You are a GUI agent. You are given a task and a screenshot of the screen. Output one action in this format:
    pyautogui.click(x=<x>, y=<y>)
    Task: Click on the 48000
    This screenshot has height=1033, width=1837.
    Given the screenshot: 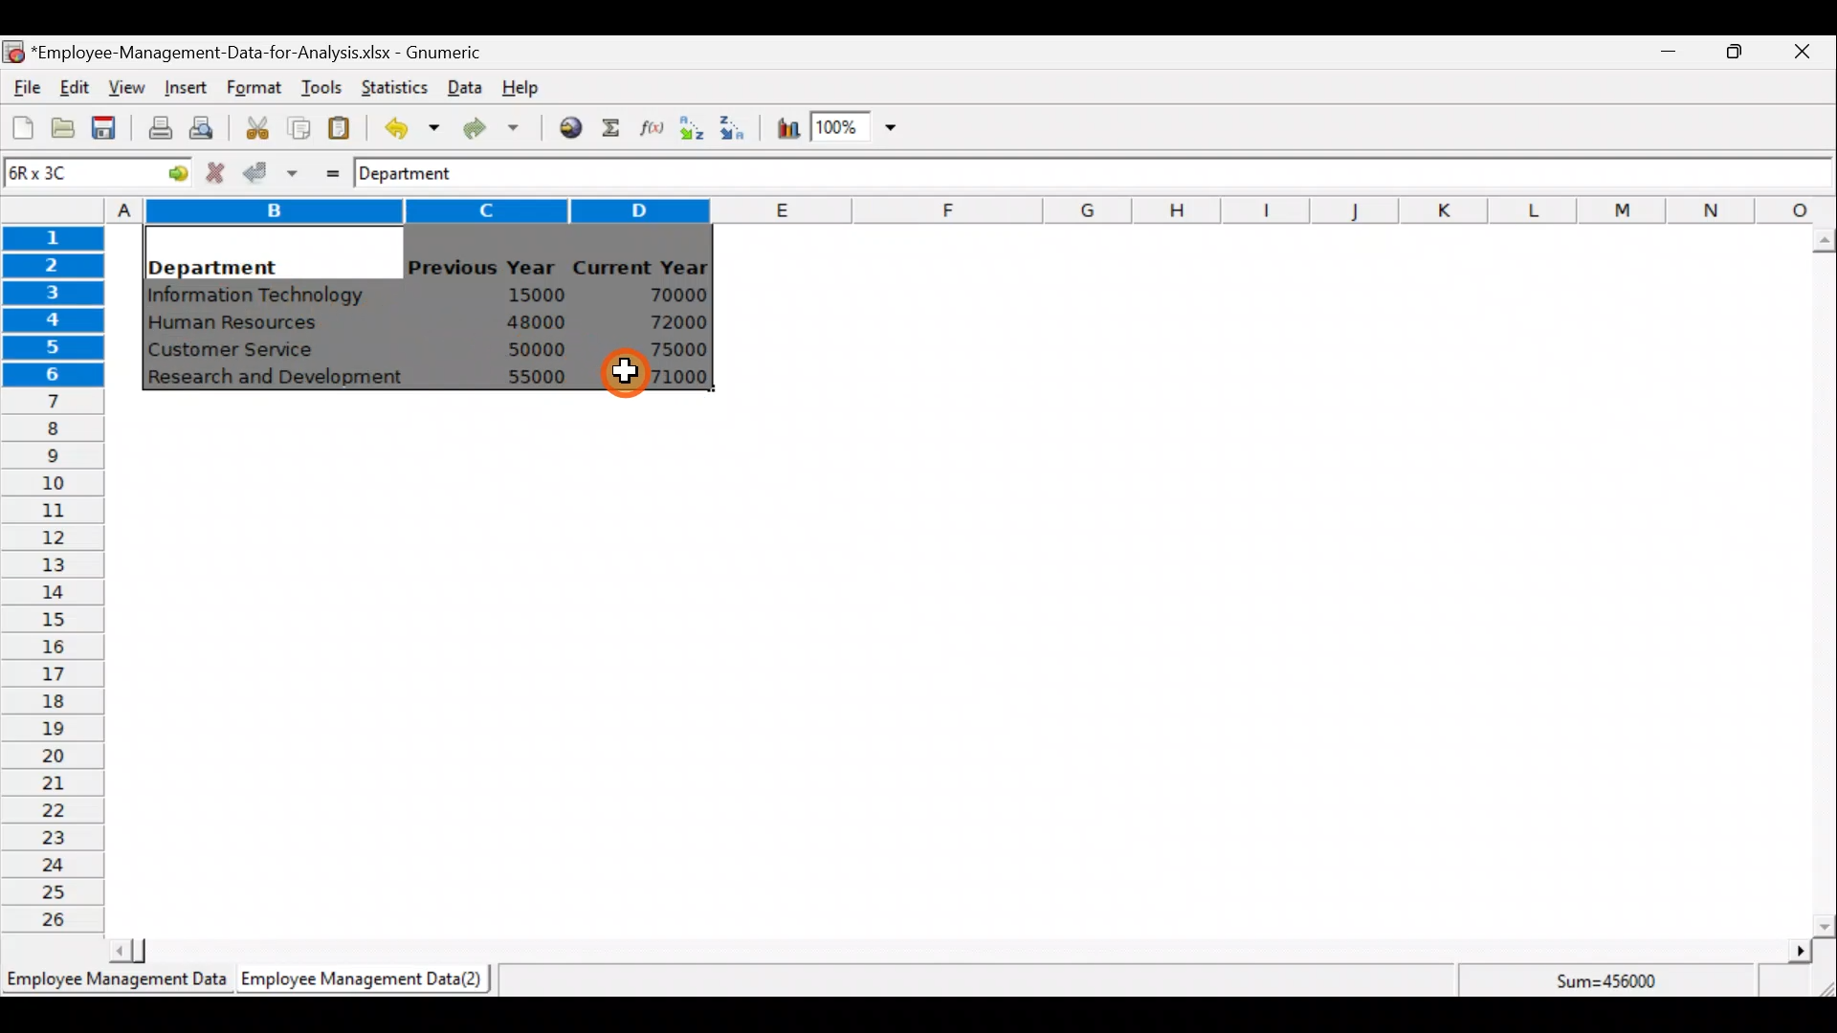 What is the action you would take?
    pyautogui.click(x=535, y=322)
    